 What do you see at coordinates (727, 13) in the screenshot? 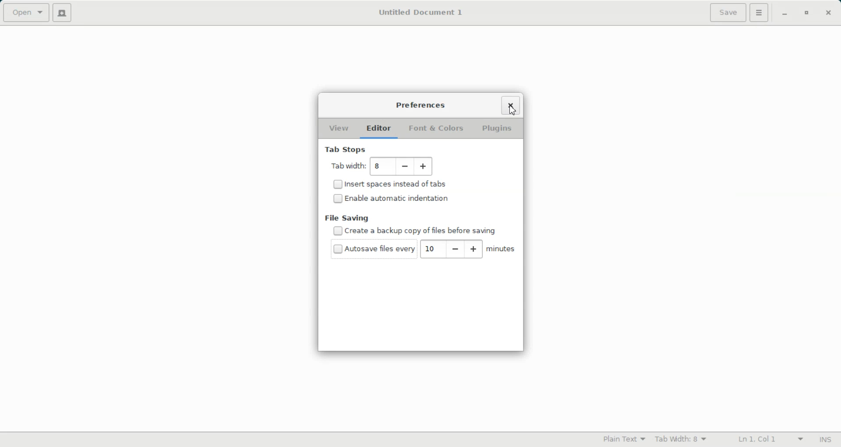
I see `Save` at bounding box center [727, 13].